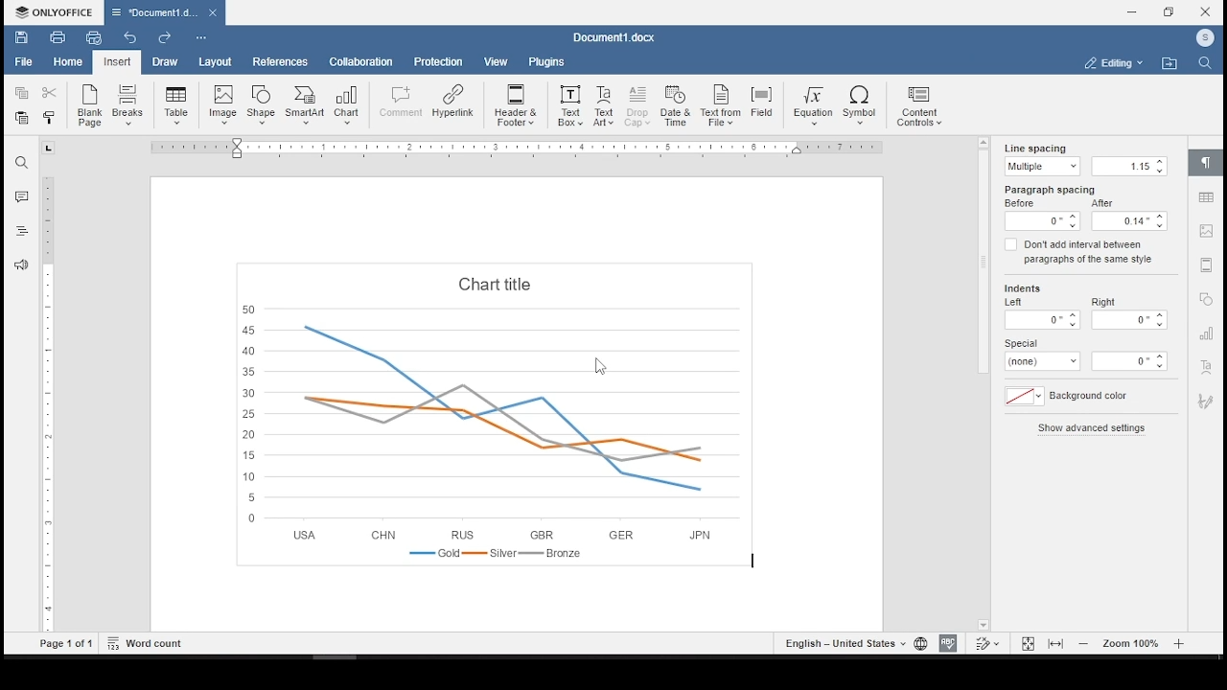 Image resolution: width=1227 pixels, height=690 pixels. I want to click on scrollbar, so click(48, 404).